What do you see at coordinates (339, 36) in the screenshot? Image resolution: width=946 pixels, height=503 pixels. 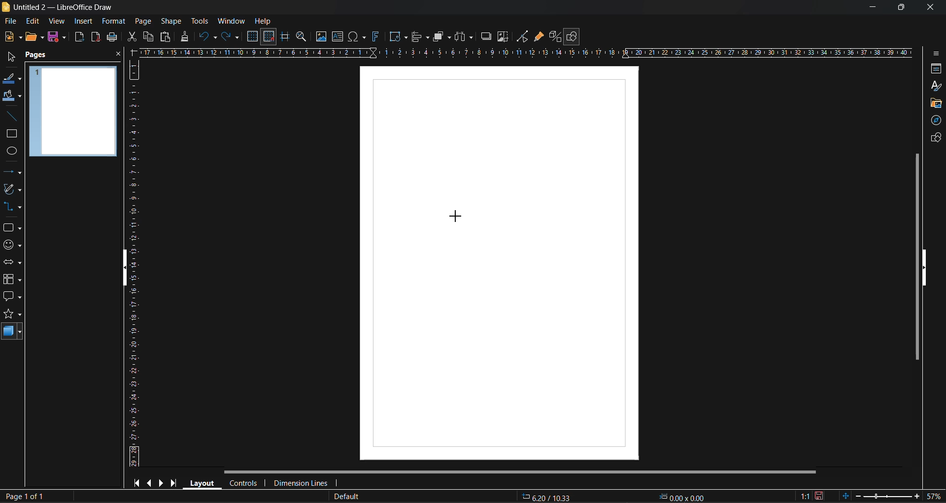 I see `textbox` at bounding box center [339, 36].